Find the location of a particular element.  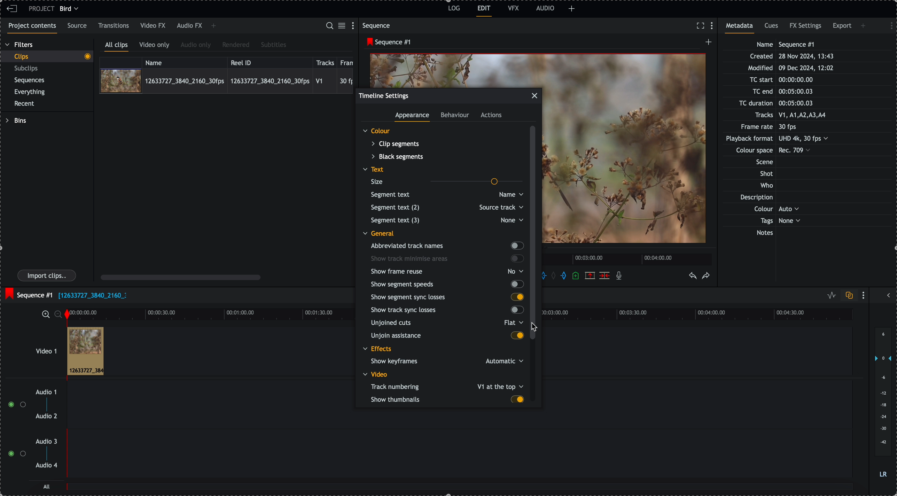

audio 3 is located at coordinates (48, 442).